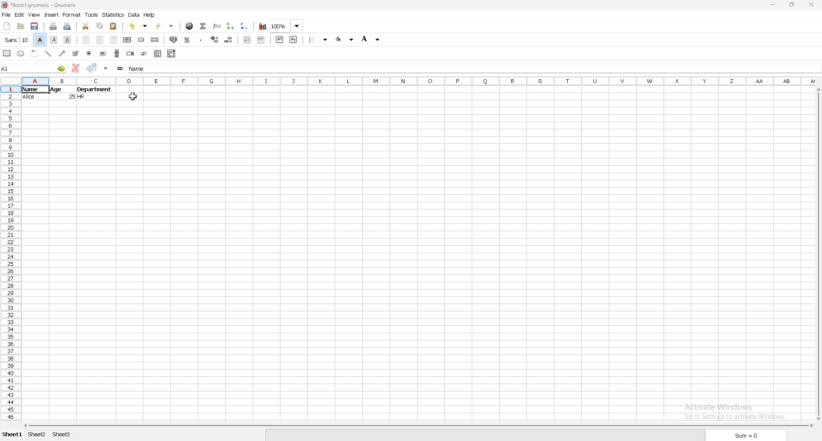  What do you see at coordinates (419, 426) in the screenshot?
I see `scroll bar` at bounding box center [419, 426].